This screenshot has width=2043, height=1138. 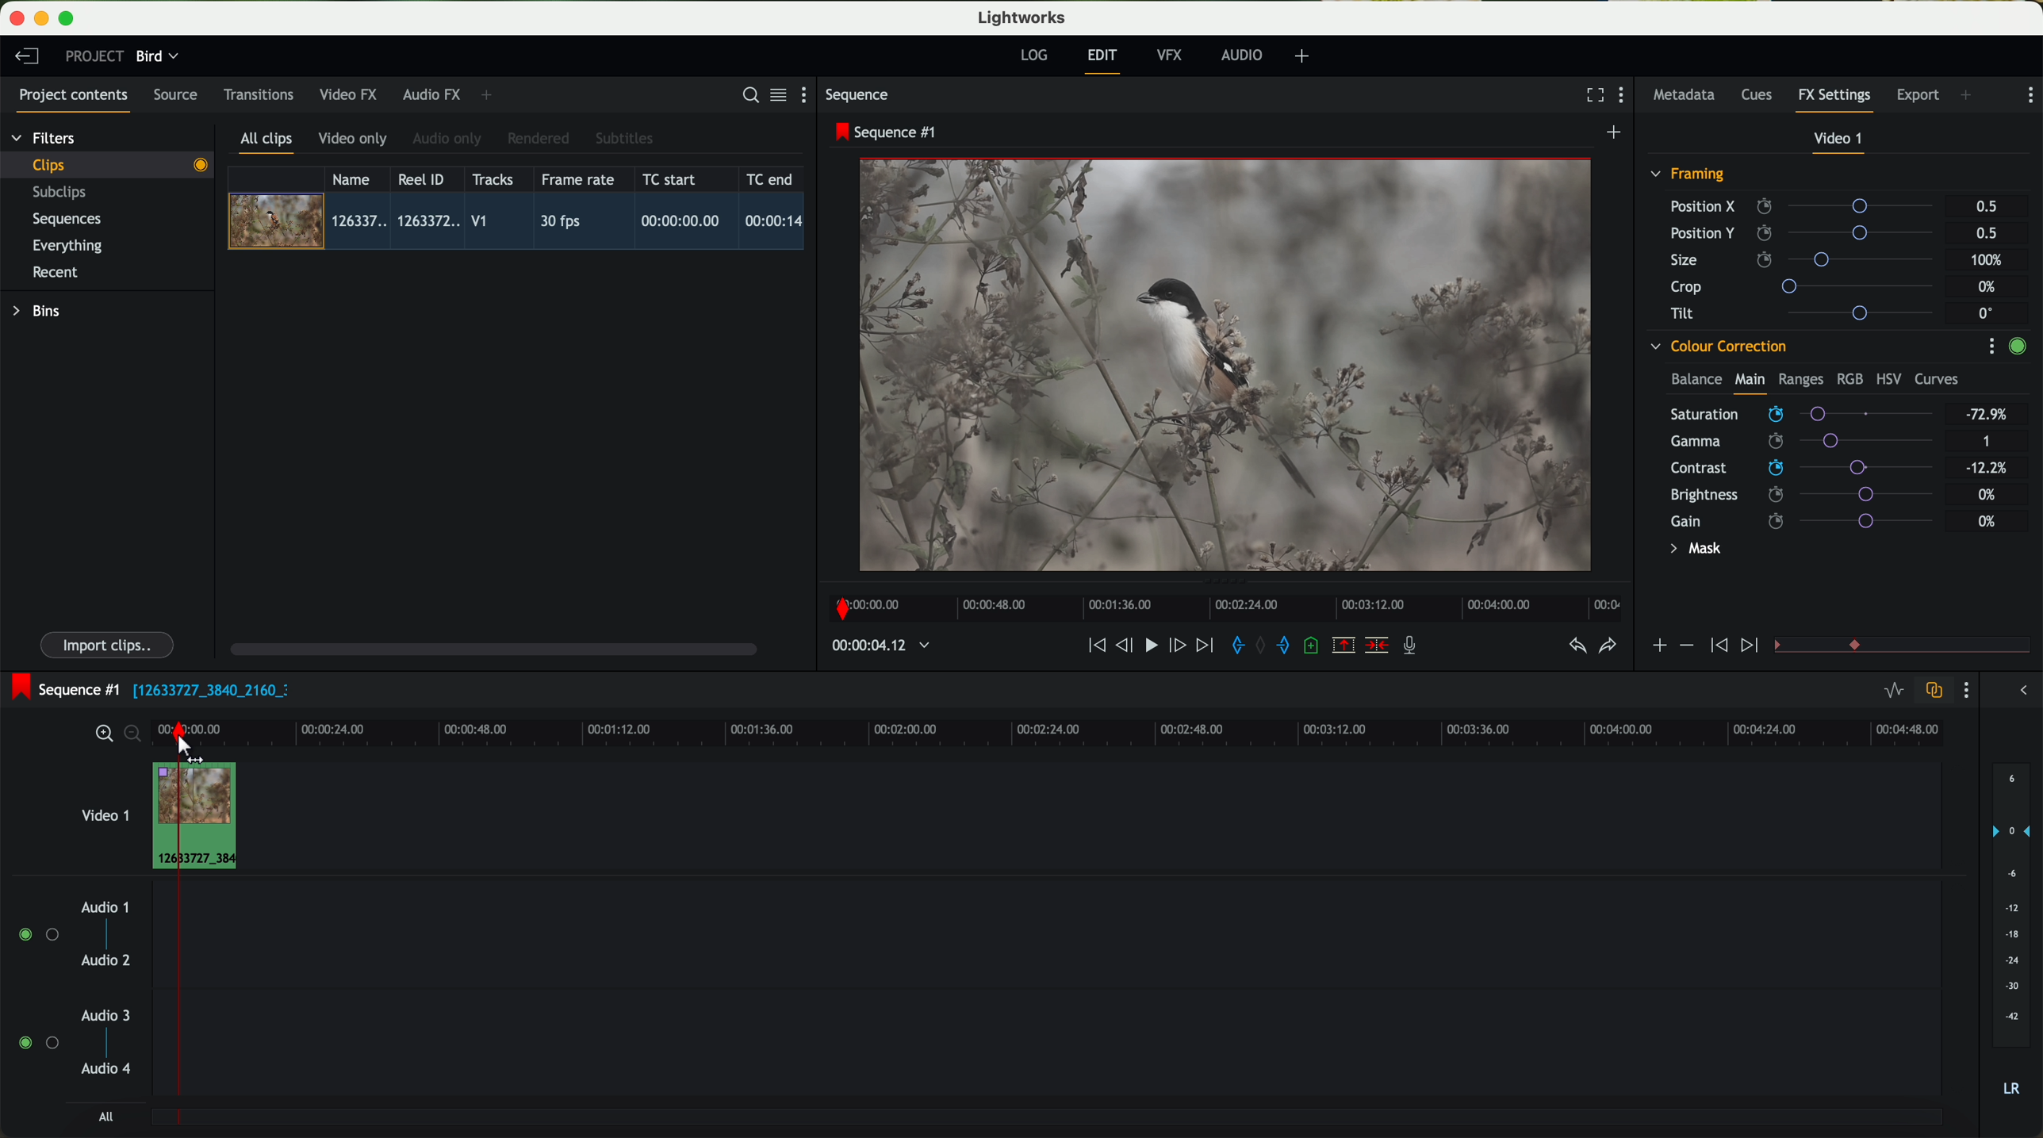 I want to click on add panel, so click(x=1970, y=97).